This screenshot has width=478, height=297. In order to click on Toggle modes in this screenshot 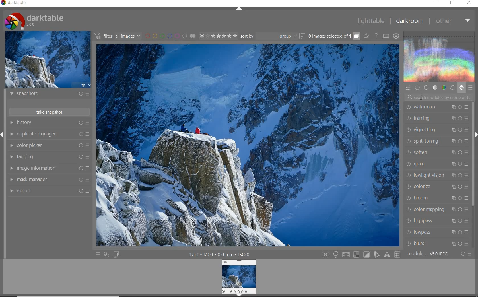, I will do `click(361, 254)`.